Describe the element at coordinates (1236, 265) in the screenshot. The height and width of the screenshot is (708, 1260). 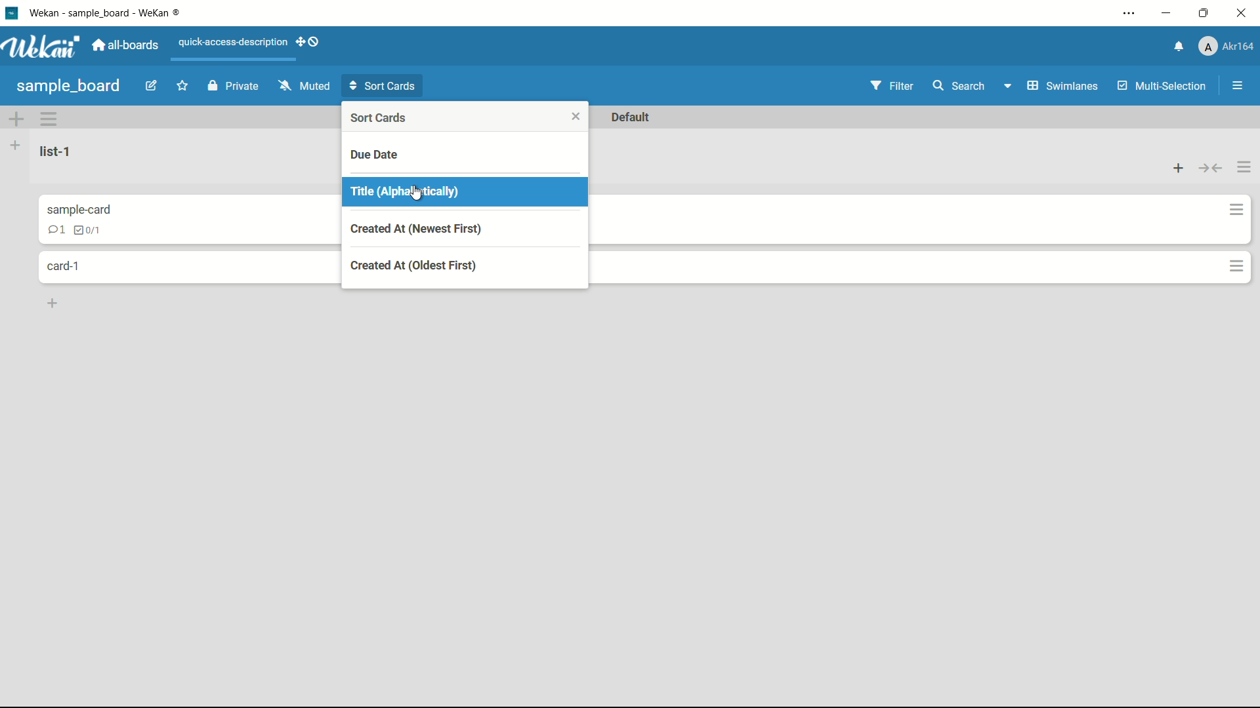
I see `card actions` at that location.